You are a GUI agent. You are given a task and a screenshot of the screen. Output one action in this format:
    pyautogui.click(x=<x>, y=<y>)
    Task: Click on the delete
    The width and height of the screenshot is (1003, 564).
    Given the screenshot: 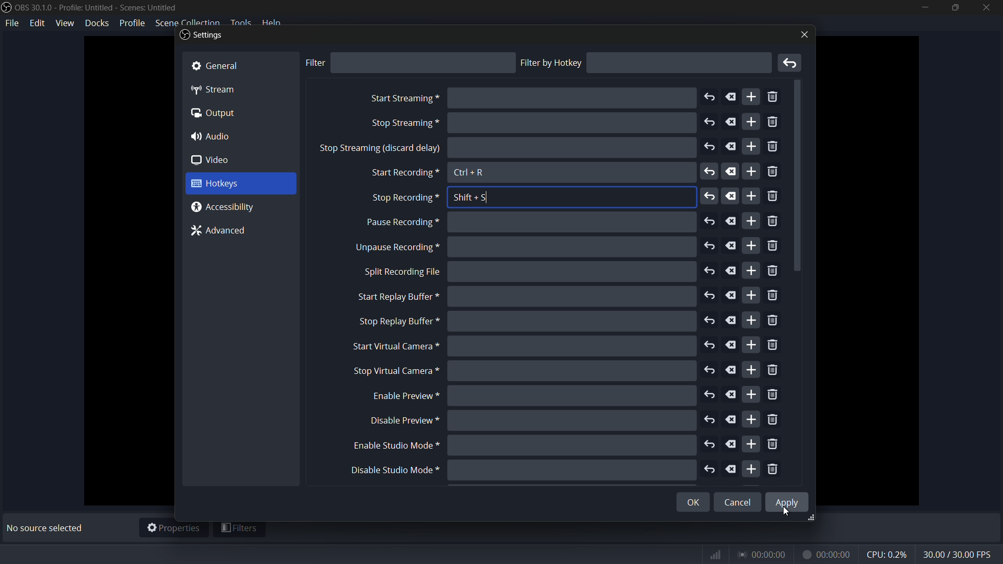 What is the action you would take?
    pyautogui.click(x=732, y=271)
    